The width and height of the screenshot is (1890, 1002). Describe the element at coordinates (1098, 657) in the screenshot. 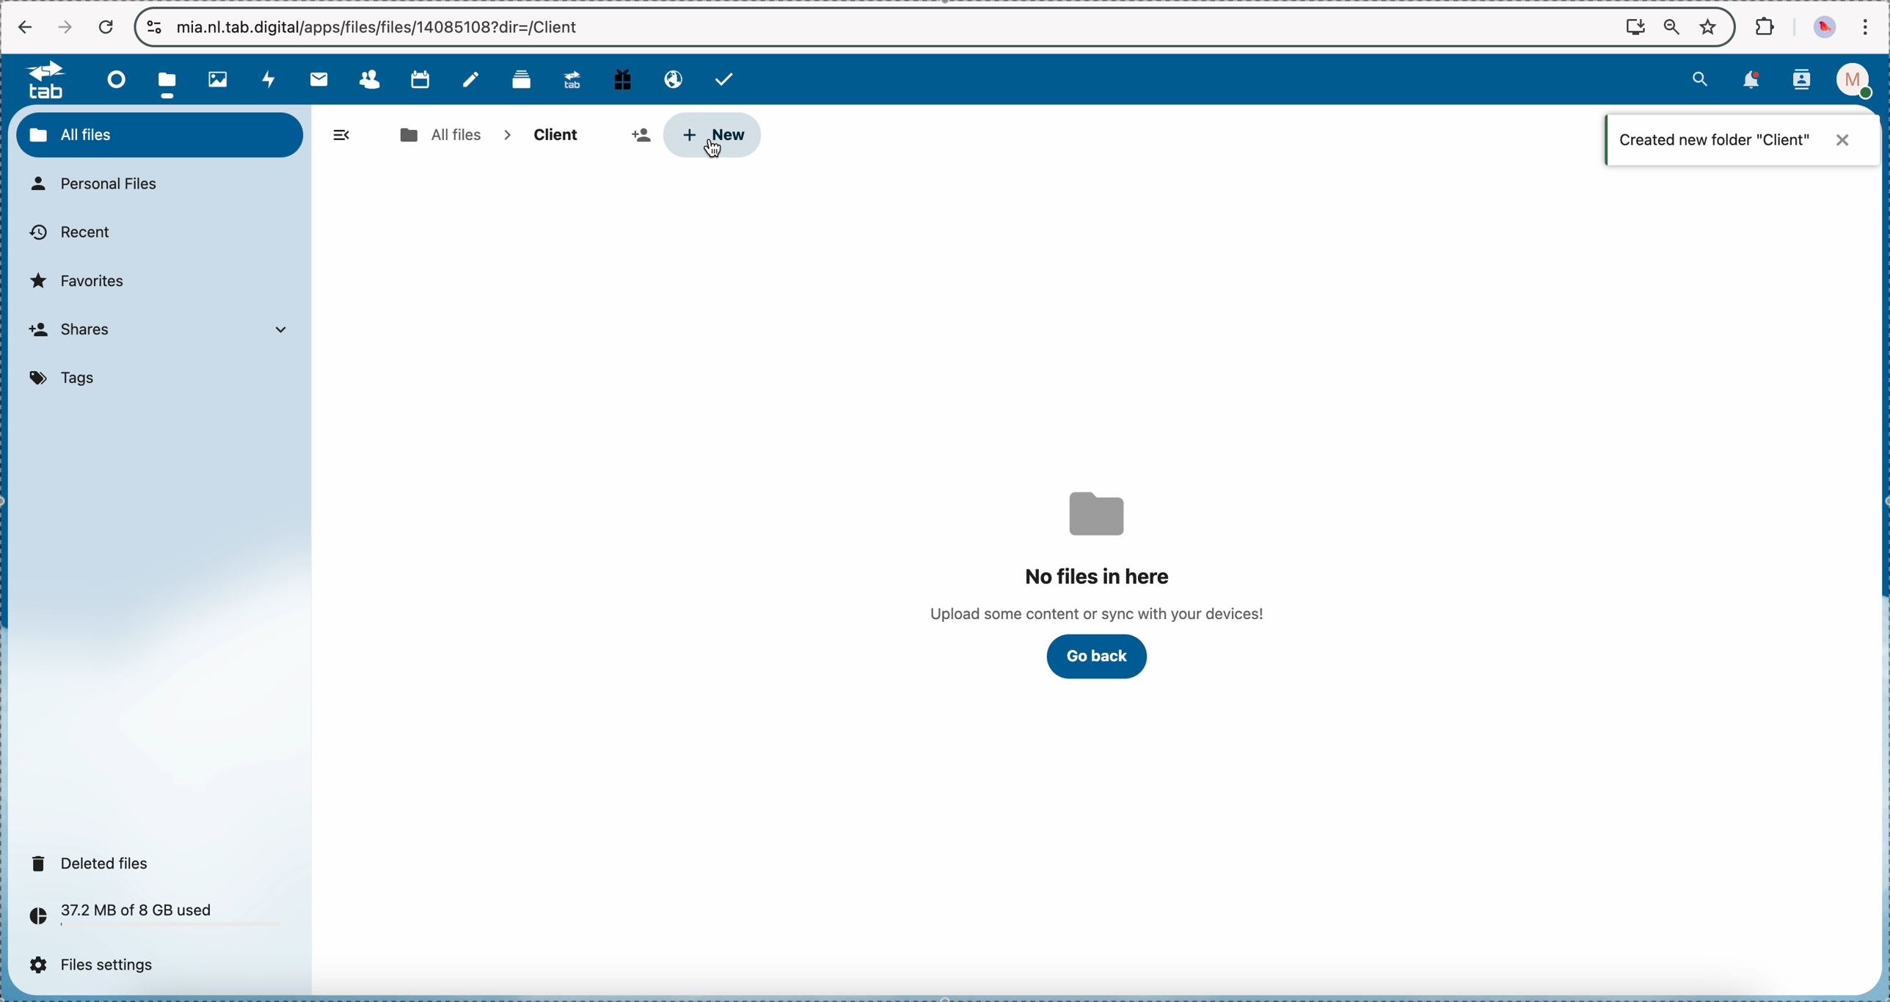

I see `click on go back` at that location.